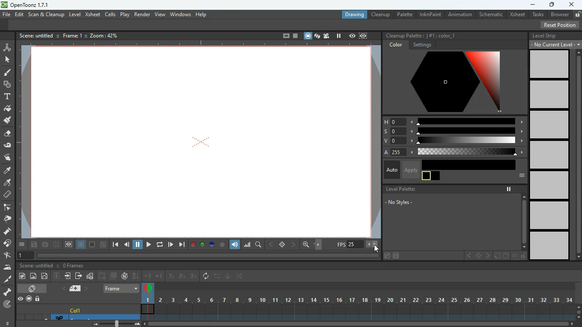 The image size is (582, 327). What do you see at coordinates (7, 120) in the screenshot?
I see `brush` at bounding box center [7, 120].